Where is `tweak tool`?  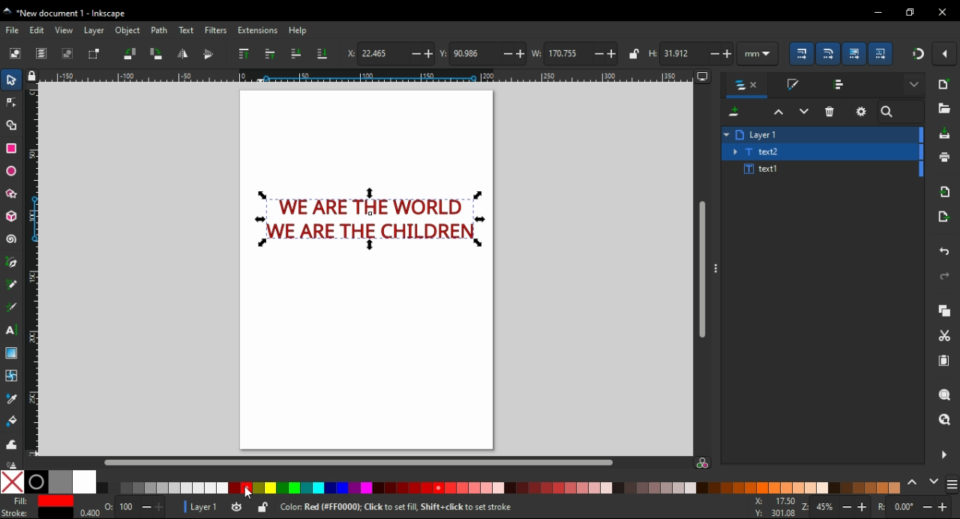
tweak tool is located at coordinates (12, 442).